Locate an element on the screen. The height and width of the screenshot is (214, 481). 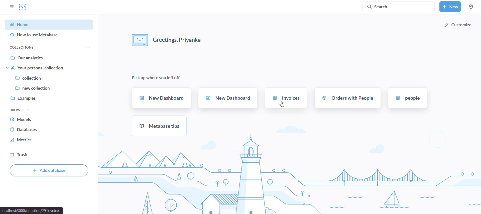
localhost:3000/question/29-invoices is located at coordinates (33, 211).